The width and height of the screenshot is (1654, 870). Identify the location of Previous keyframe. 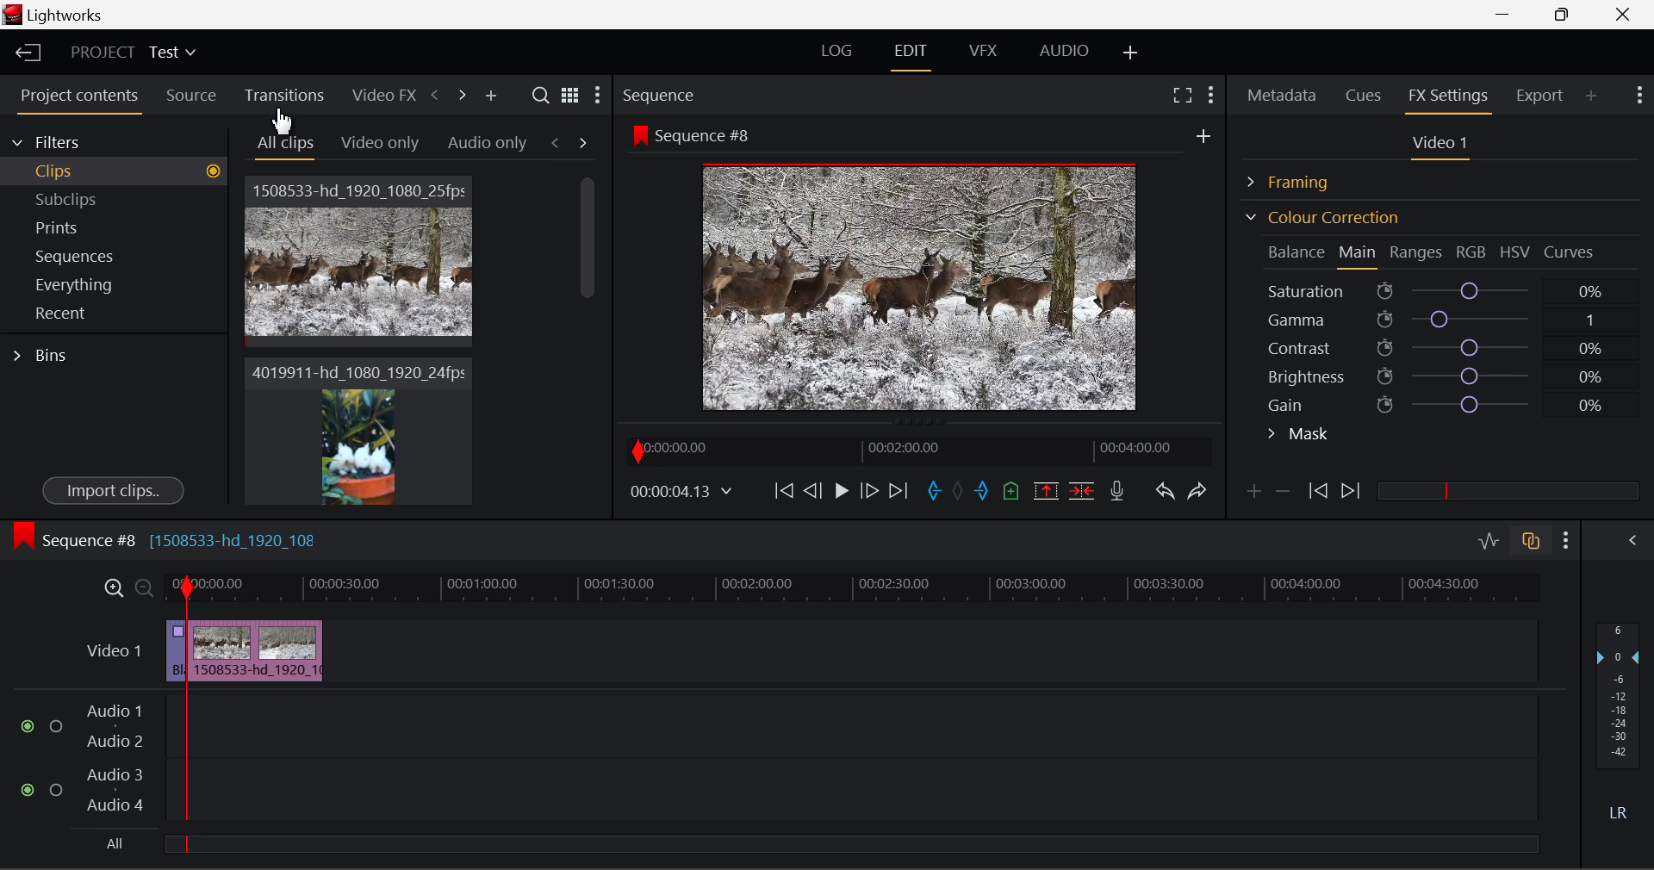
(1316, 492).